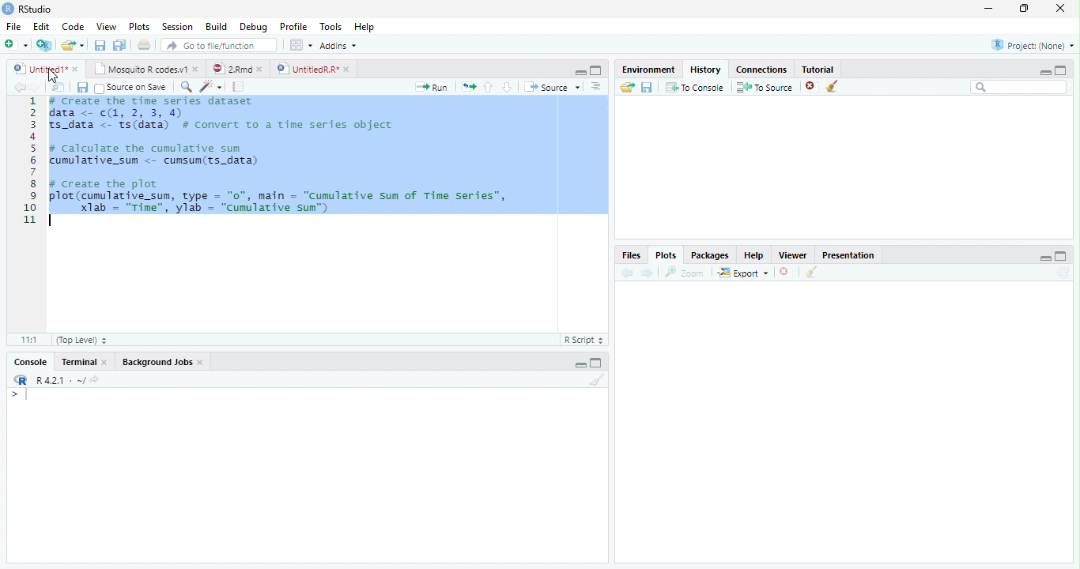 The height and width of the screenshot is (569, 1080). I want to click on Files, so click(468, 87).